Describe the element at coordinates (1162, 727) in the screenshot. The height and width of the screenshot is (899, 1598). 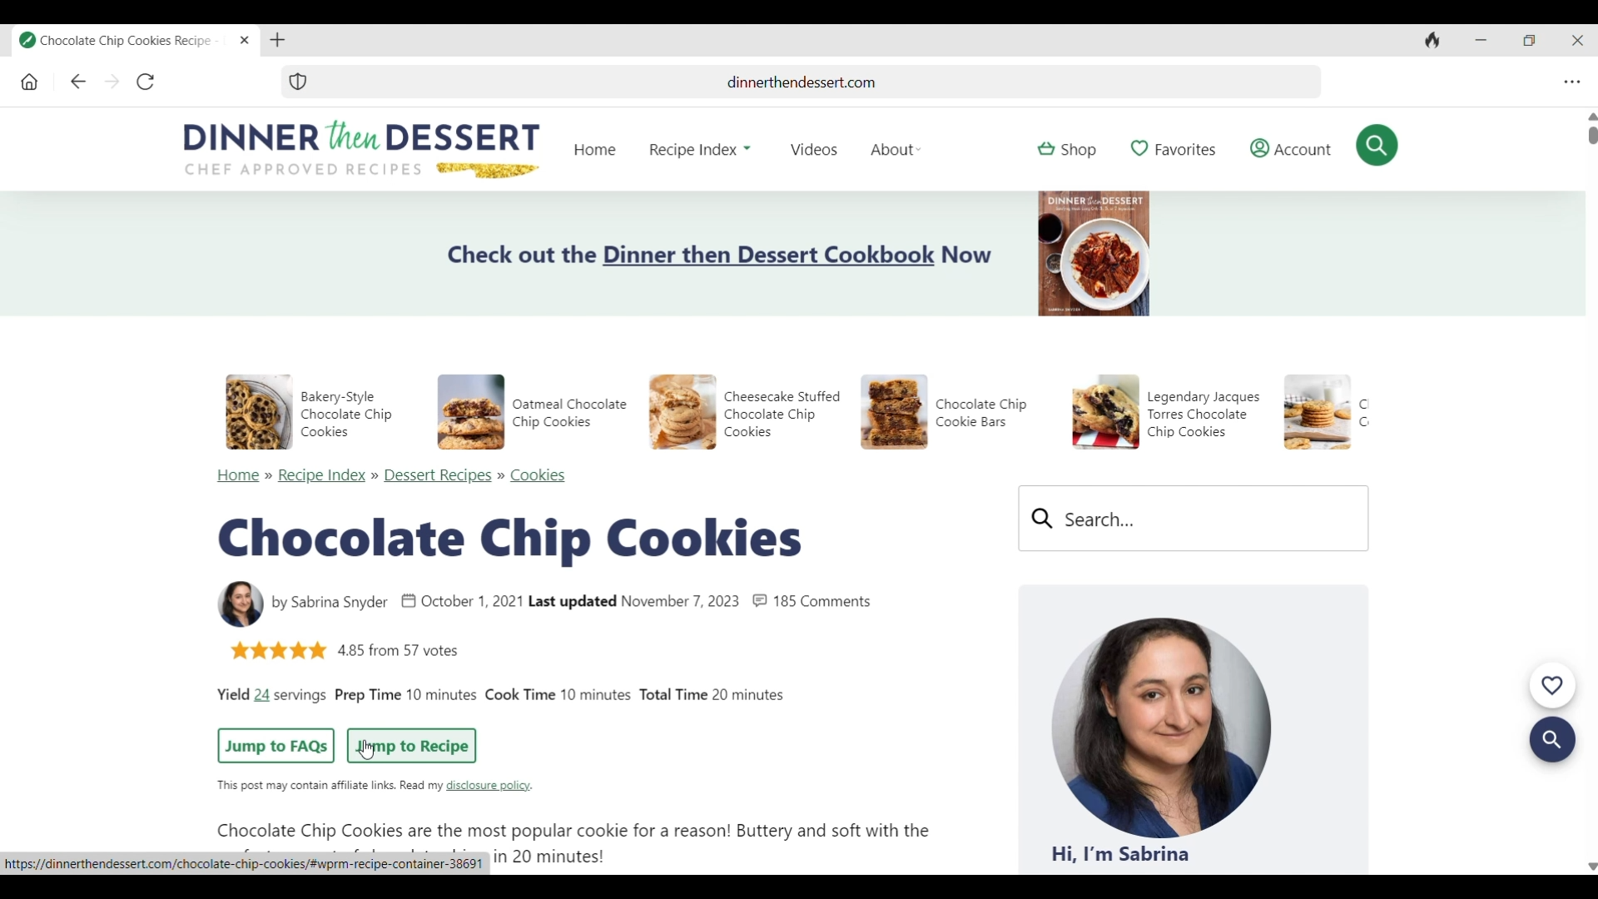
I see `Author profile picture` at that location.